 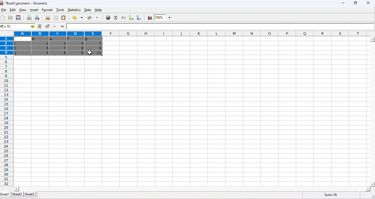 I want to click on Horizontal scrollbar, so click(x=192, y=189).